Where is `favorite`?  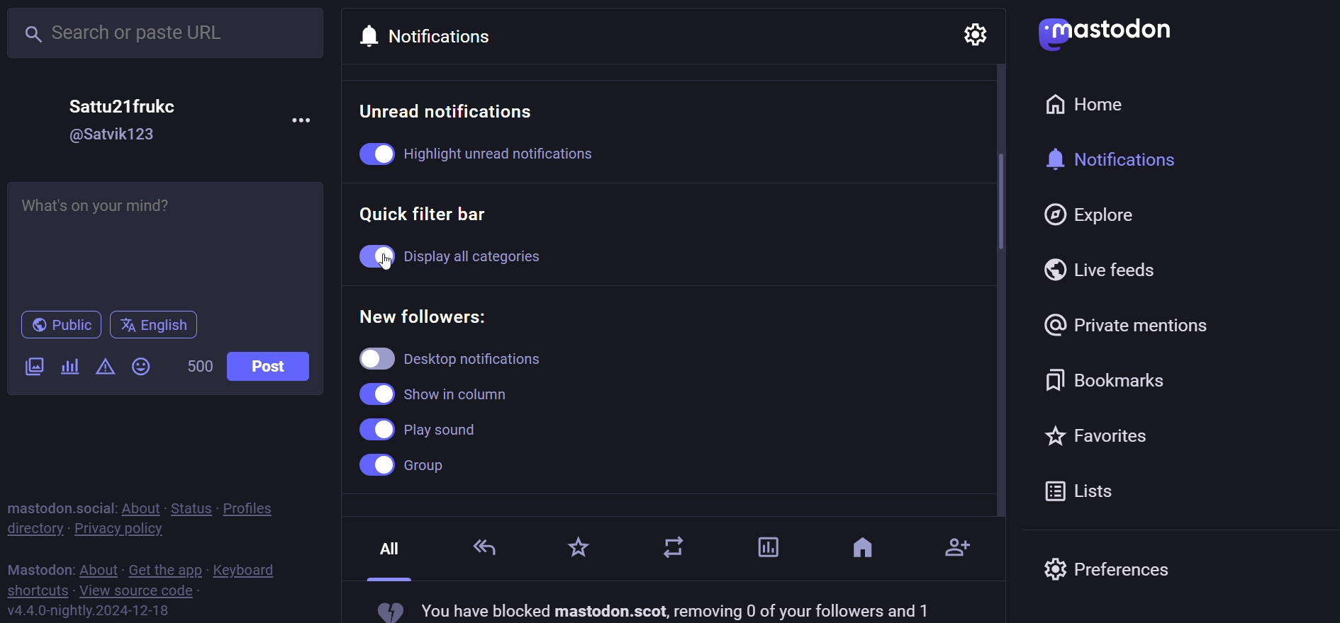
favorite is located at coordinates (1098, 435).